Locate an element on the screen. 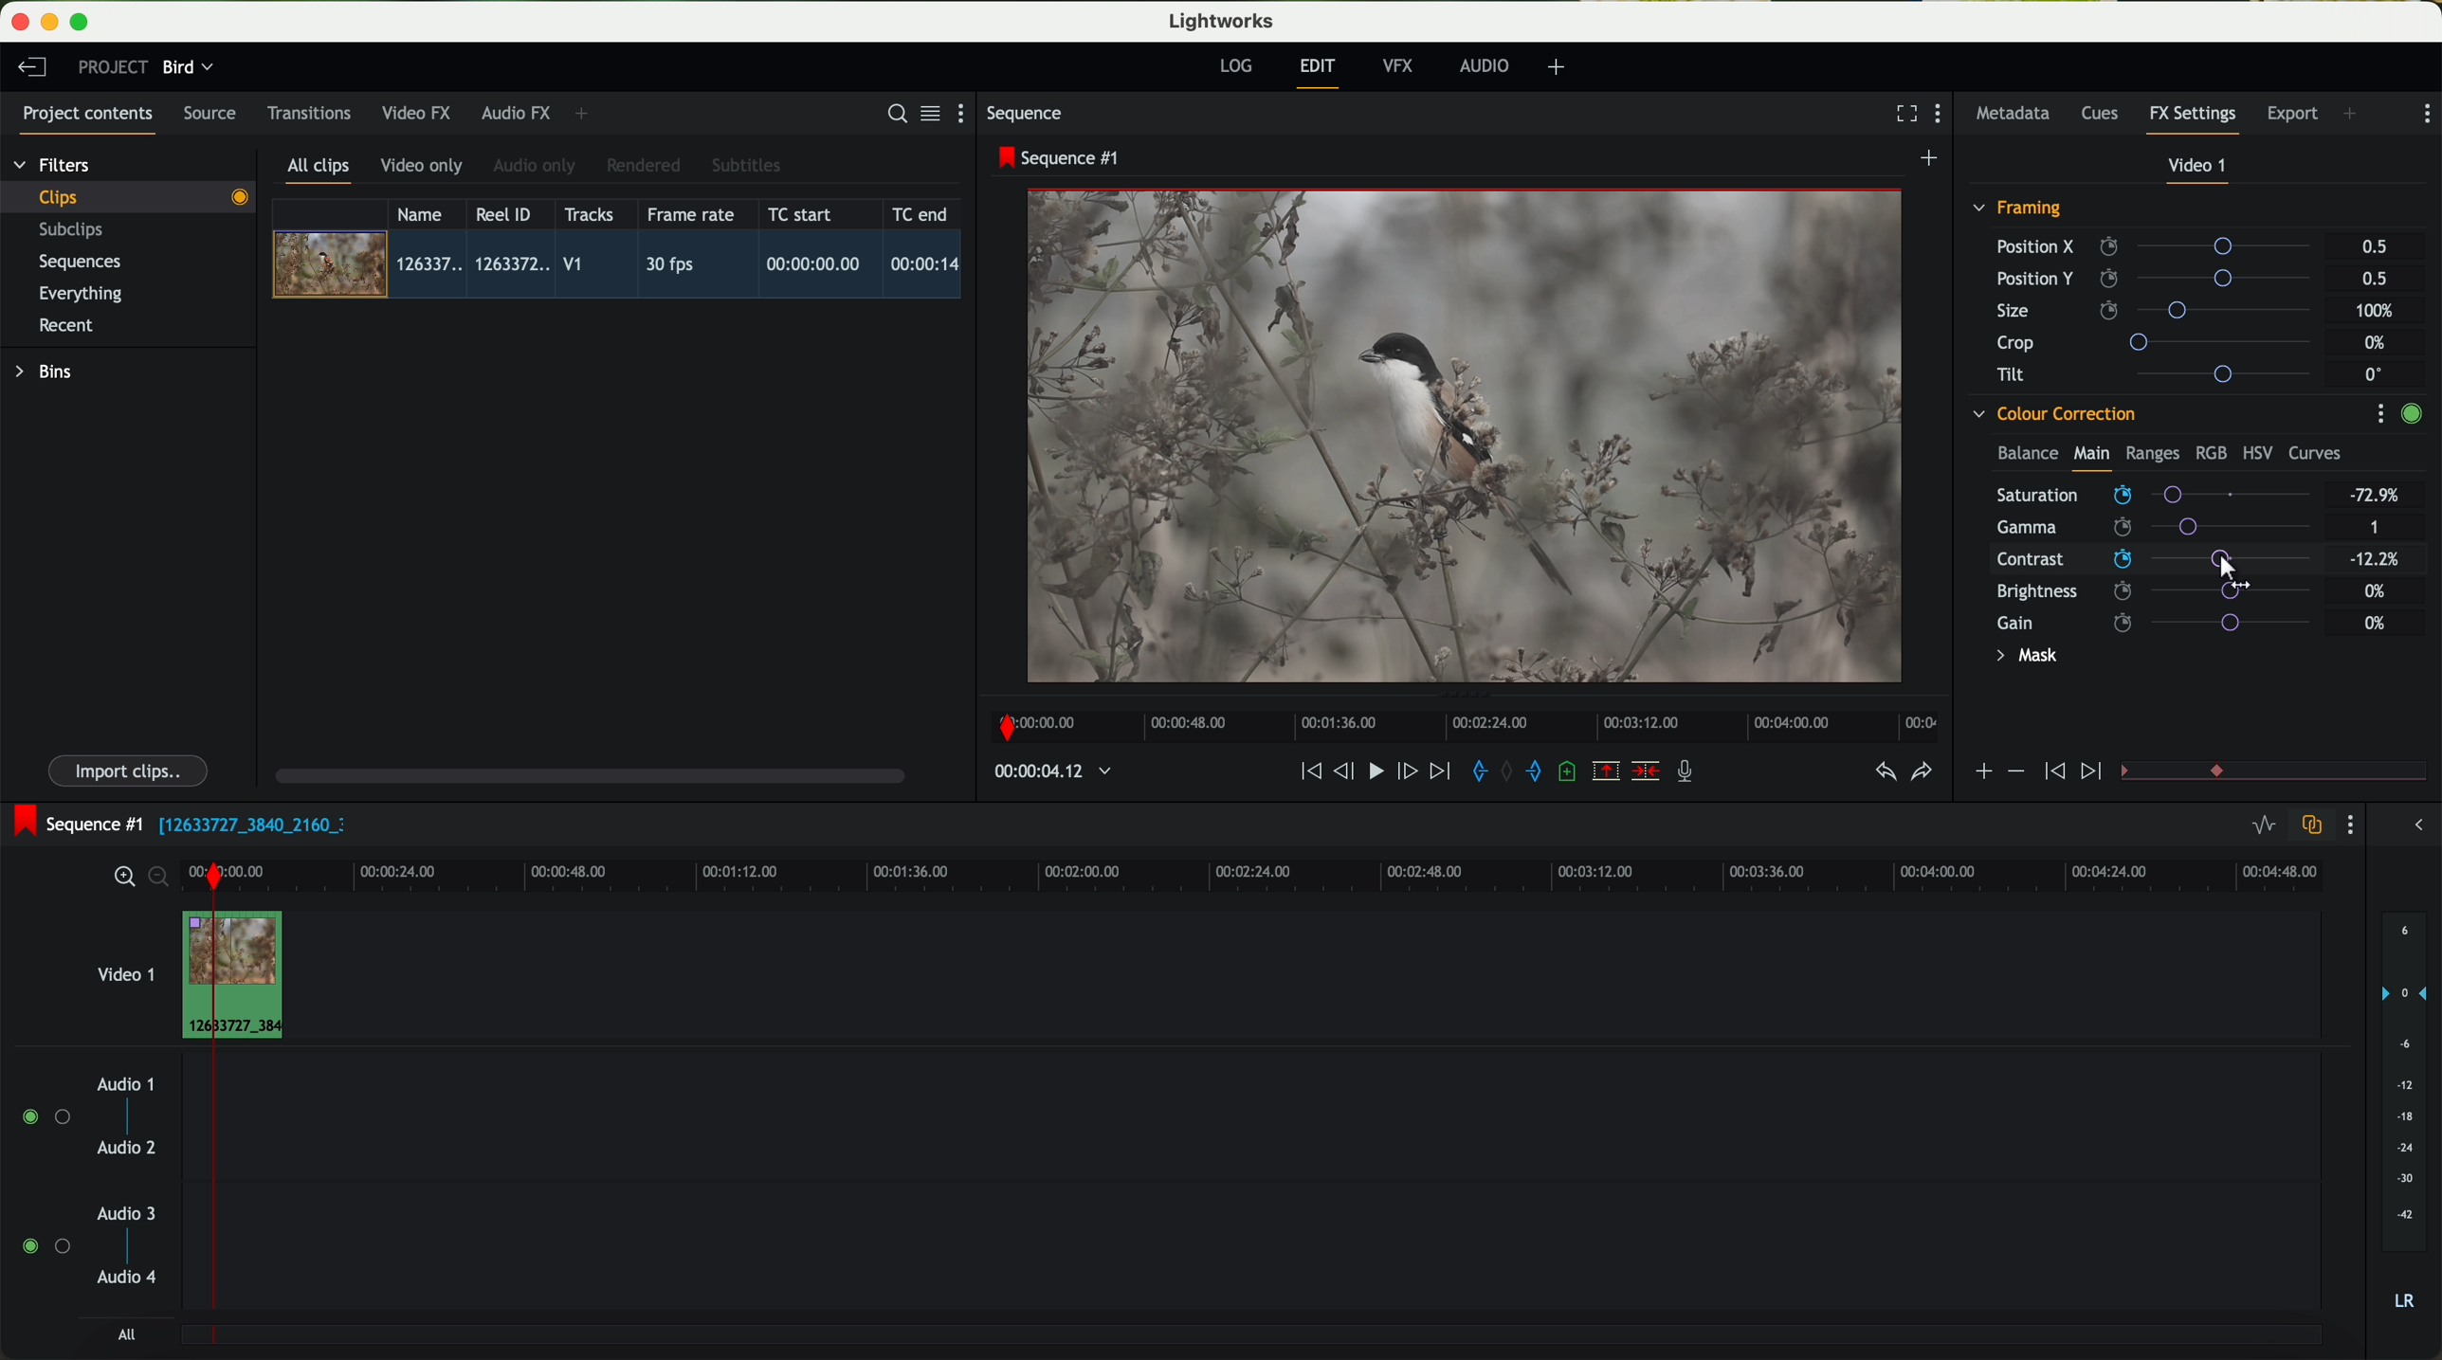  icon is located at coordinates (2051, 772).